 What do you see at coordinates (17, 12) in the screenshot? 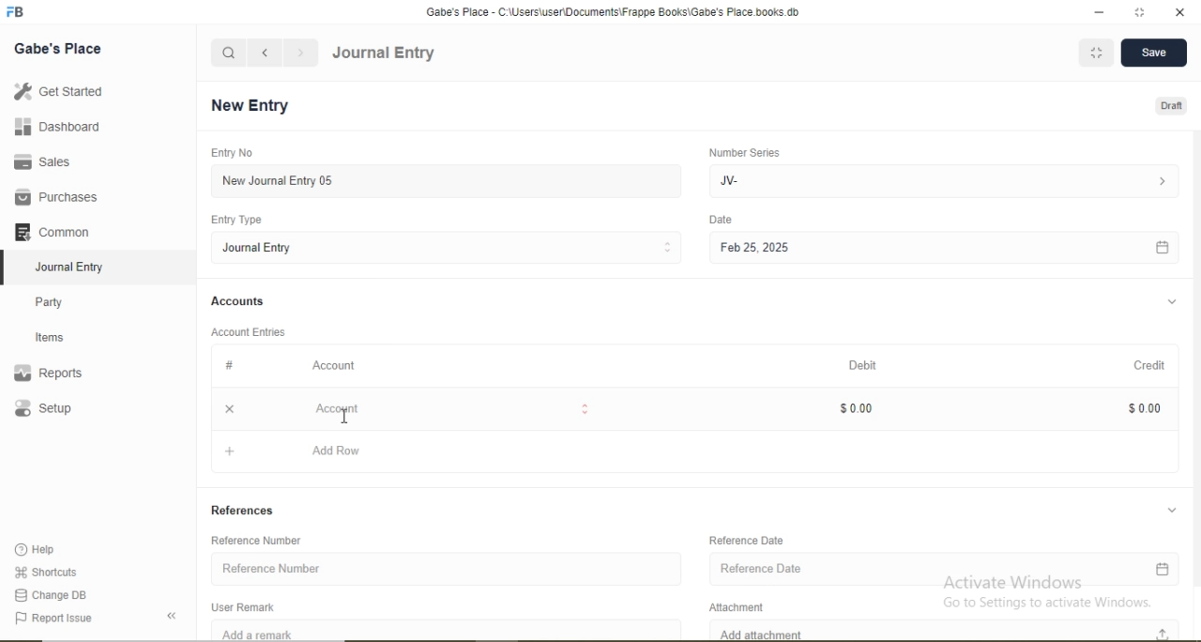
I see `logo` at bounding box center [17, 12].